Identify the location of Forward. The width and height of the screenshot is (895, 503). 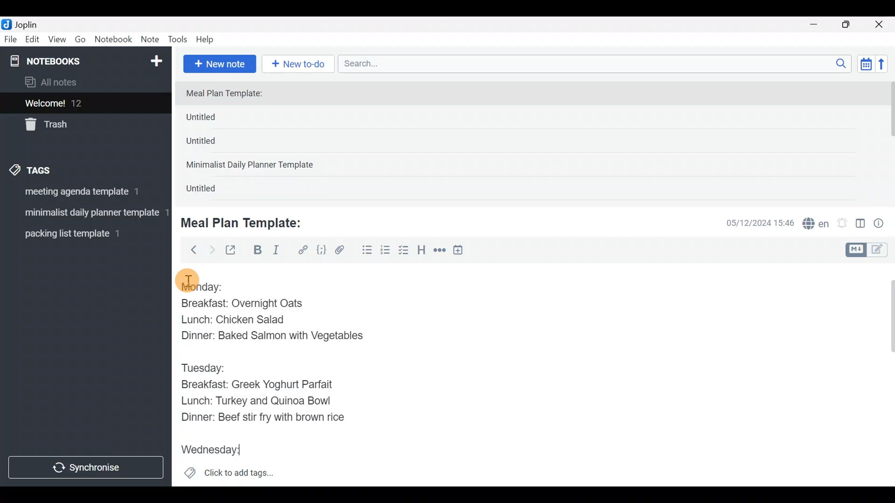
(212, 250).